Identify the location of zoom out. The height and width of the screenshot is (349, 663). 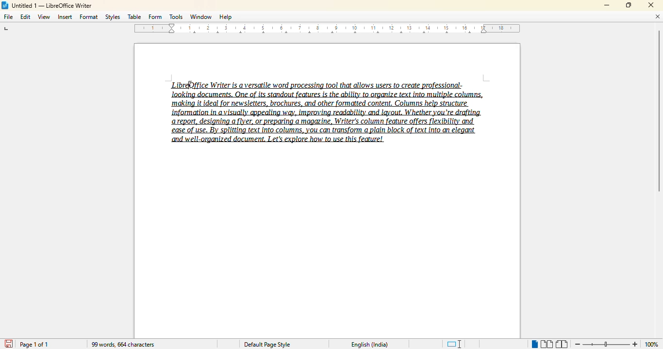
(577, 344).